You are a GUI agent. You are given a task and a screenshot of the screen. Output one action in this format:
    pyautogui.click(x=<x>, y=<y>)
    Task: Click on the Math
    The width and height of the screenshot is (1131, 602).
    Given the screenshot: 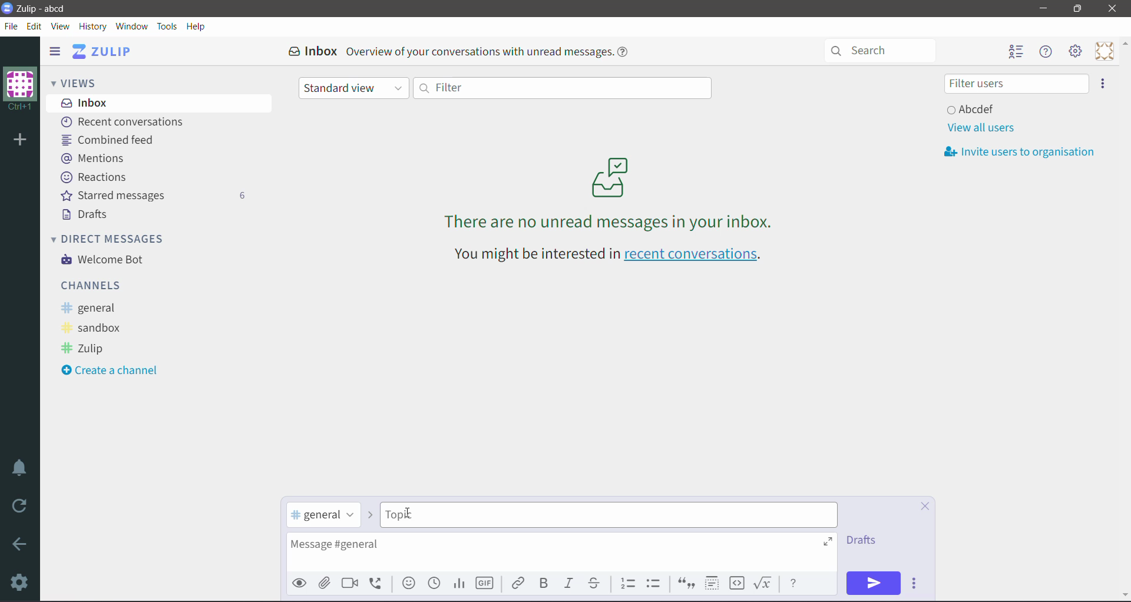 What is the action you would take?
    pyautogui.click(x=765, y=583)
    